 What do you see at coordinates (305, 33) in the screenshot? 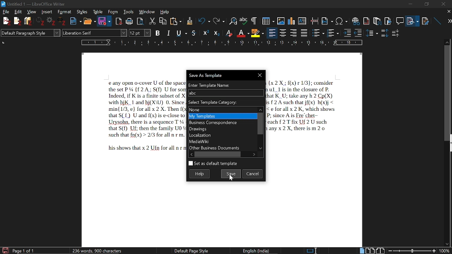
I see `justified` at bounding box center [305, 33].